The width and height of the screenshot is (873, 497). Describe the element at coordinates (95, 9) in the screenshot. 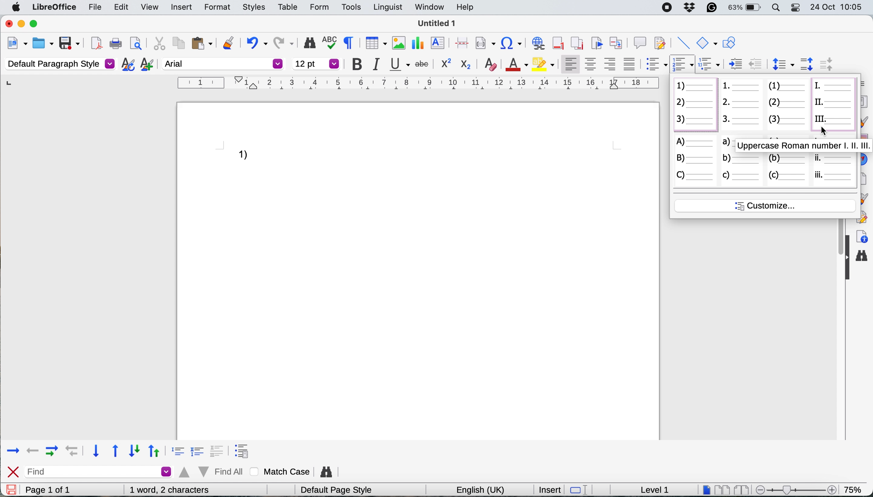

I see `file` at that location.